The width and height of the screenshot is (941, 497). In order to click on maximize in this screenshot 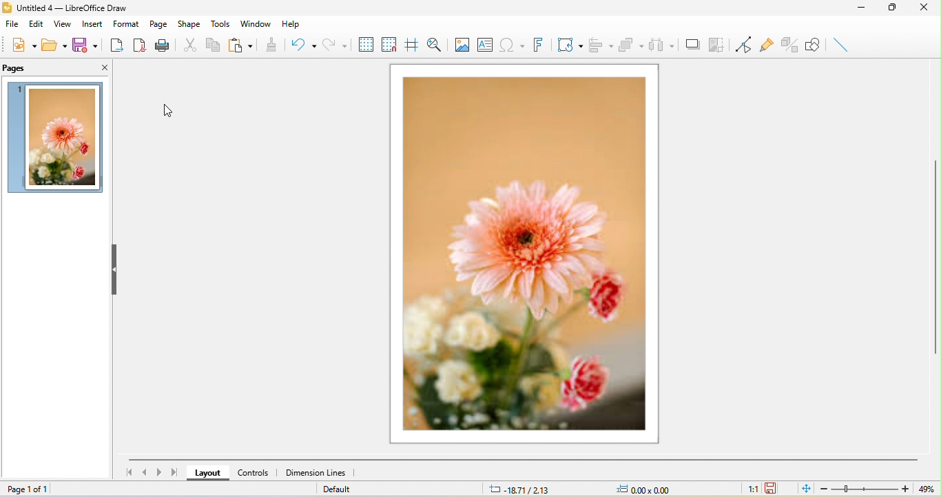, I will do `click(895, 9)`.